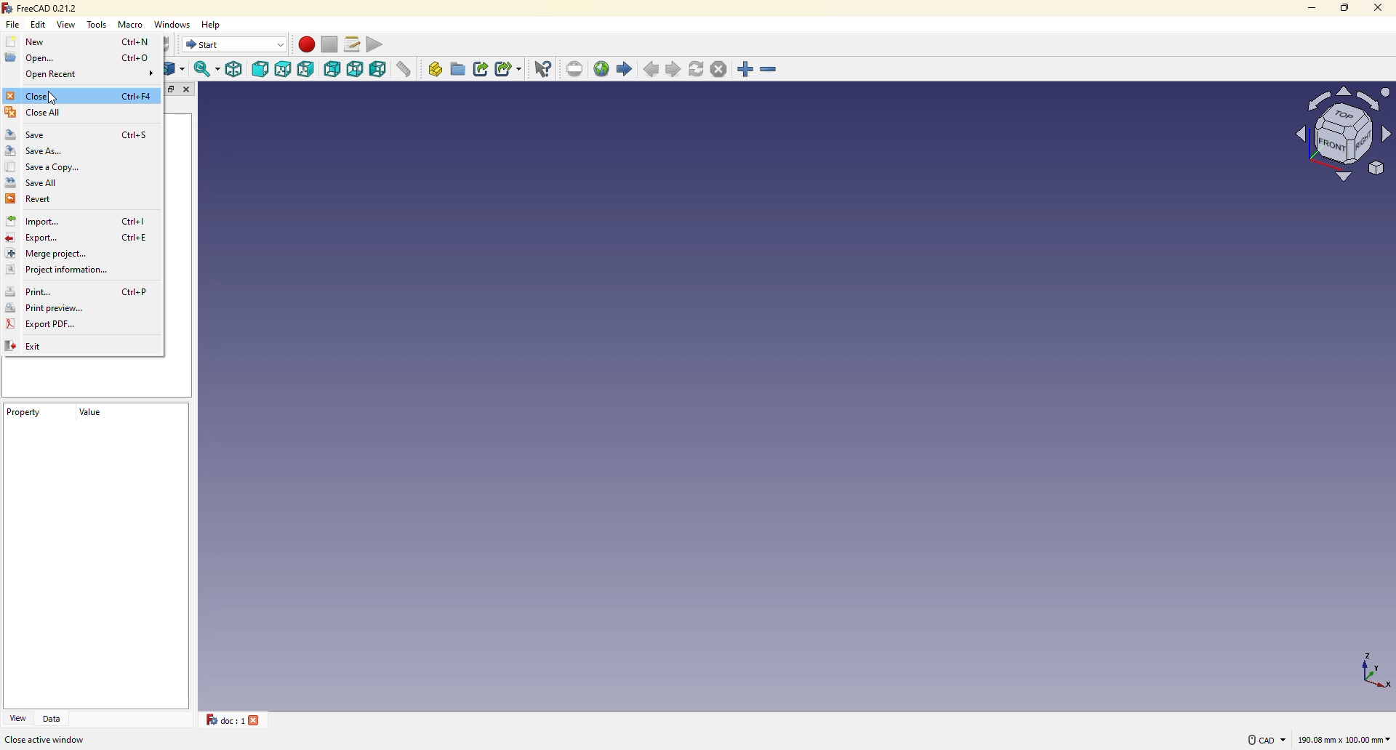  What do you see at coordinates (770, 70) in the screenshot?
I see `zoom out` at bounding box center [770, 70].